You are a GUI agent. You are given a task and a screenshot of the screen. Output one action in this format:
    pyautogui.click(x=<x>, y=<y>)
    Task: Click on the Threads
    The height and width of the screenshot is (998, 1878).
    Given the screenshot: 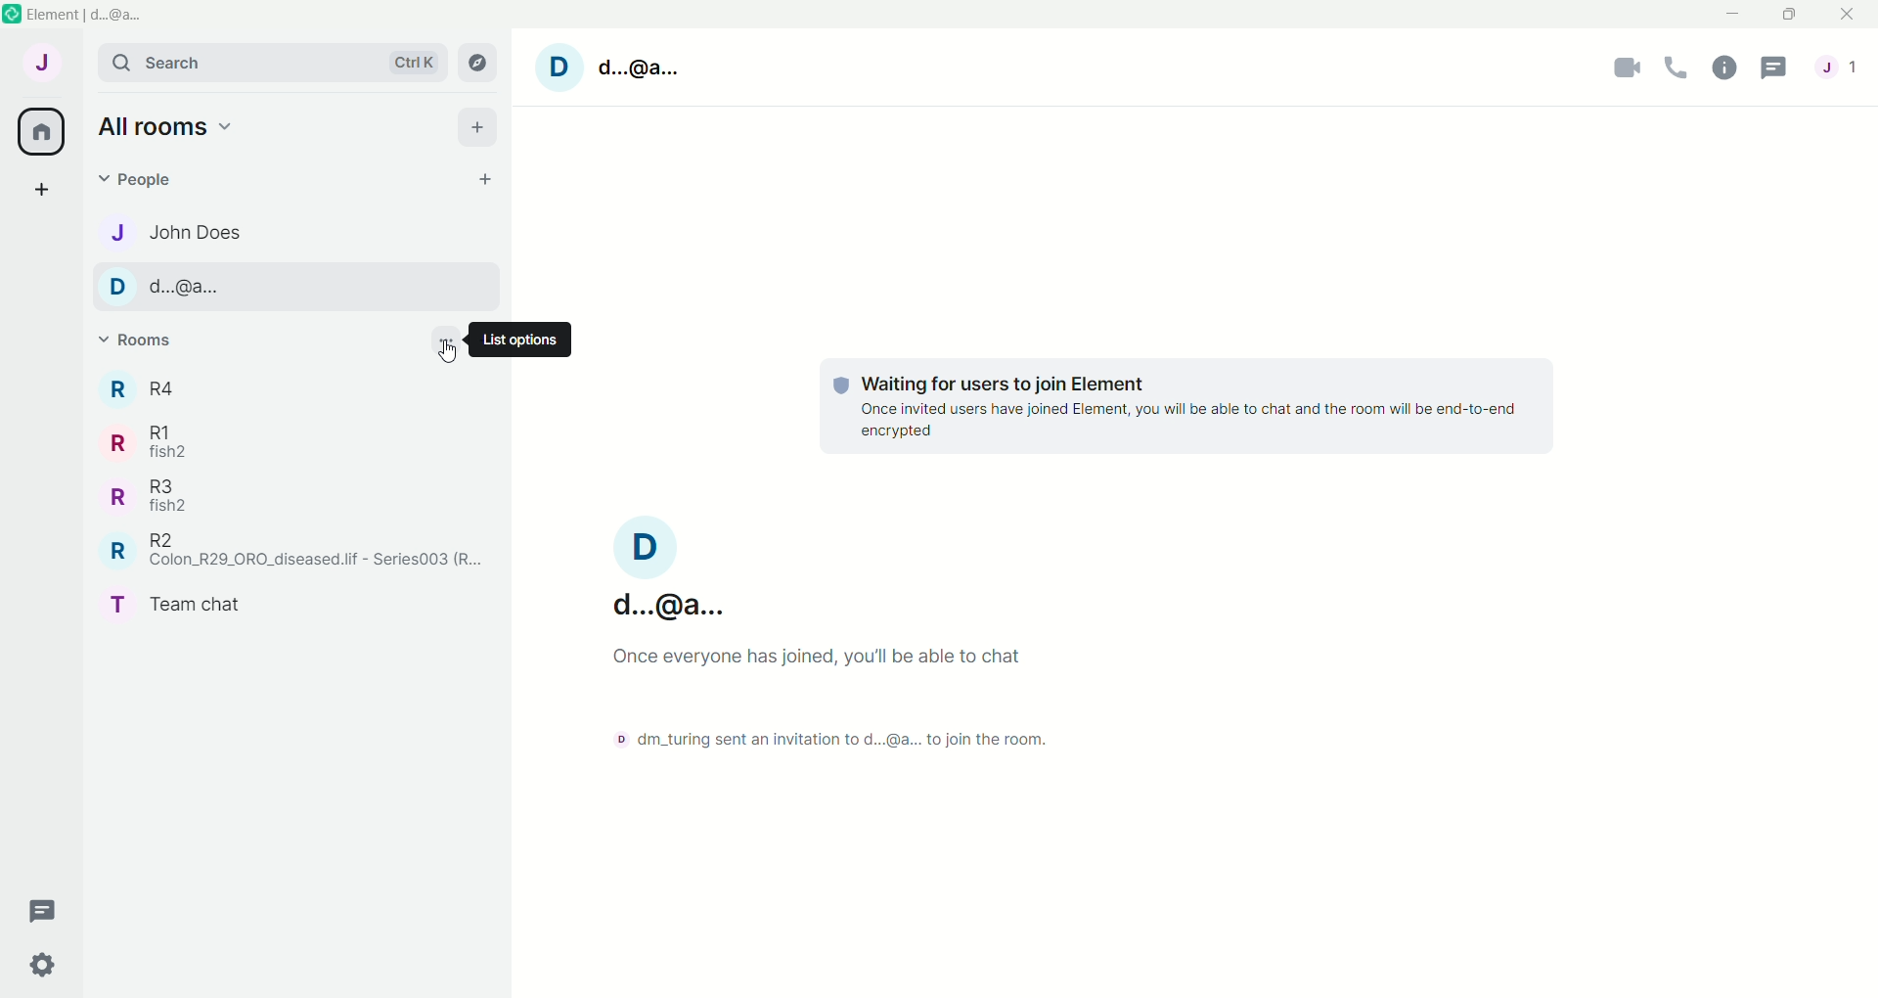 What is the action you would take?
    pyautogui.click(x=1774, y=67)
    